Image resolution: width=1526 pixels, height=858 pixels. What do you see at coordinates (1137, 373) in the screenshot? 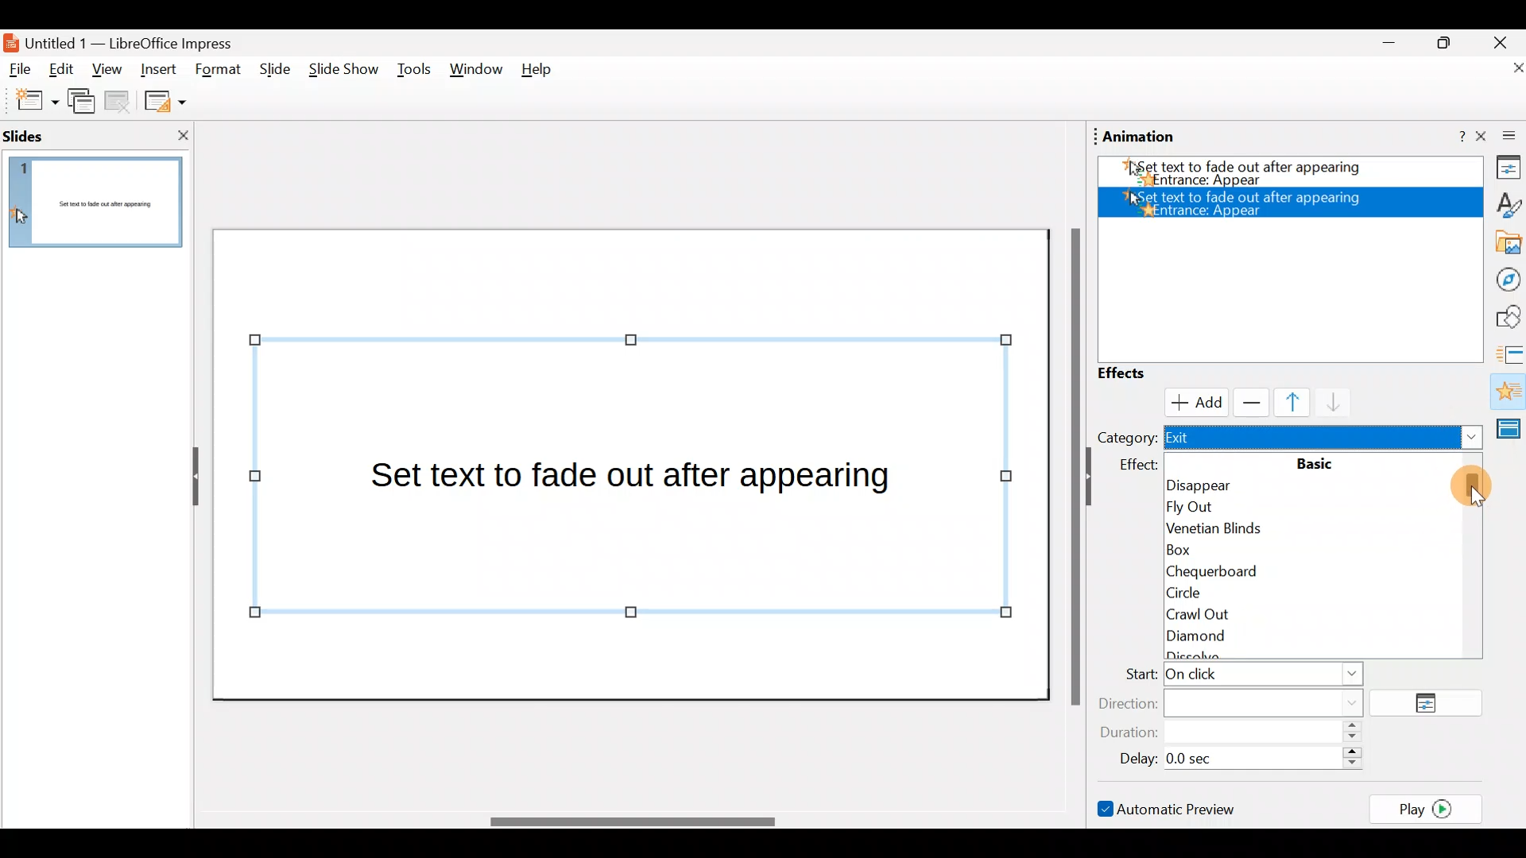
I see `Effects` at bounding box center [1137, 373].